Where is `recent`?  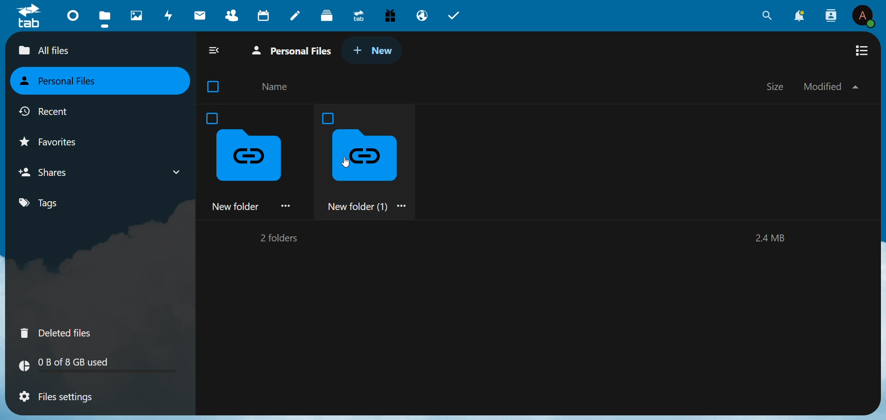
recent is located at coordinates (47, 114).